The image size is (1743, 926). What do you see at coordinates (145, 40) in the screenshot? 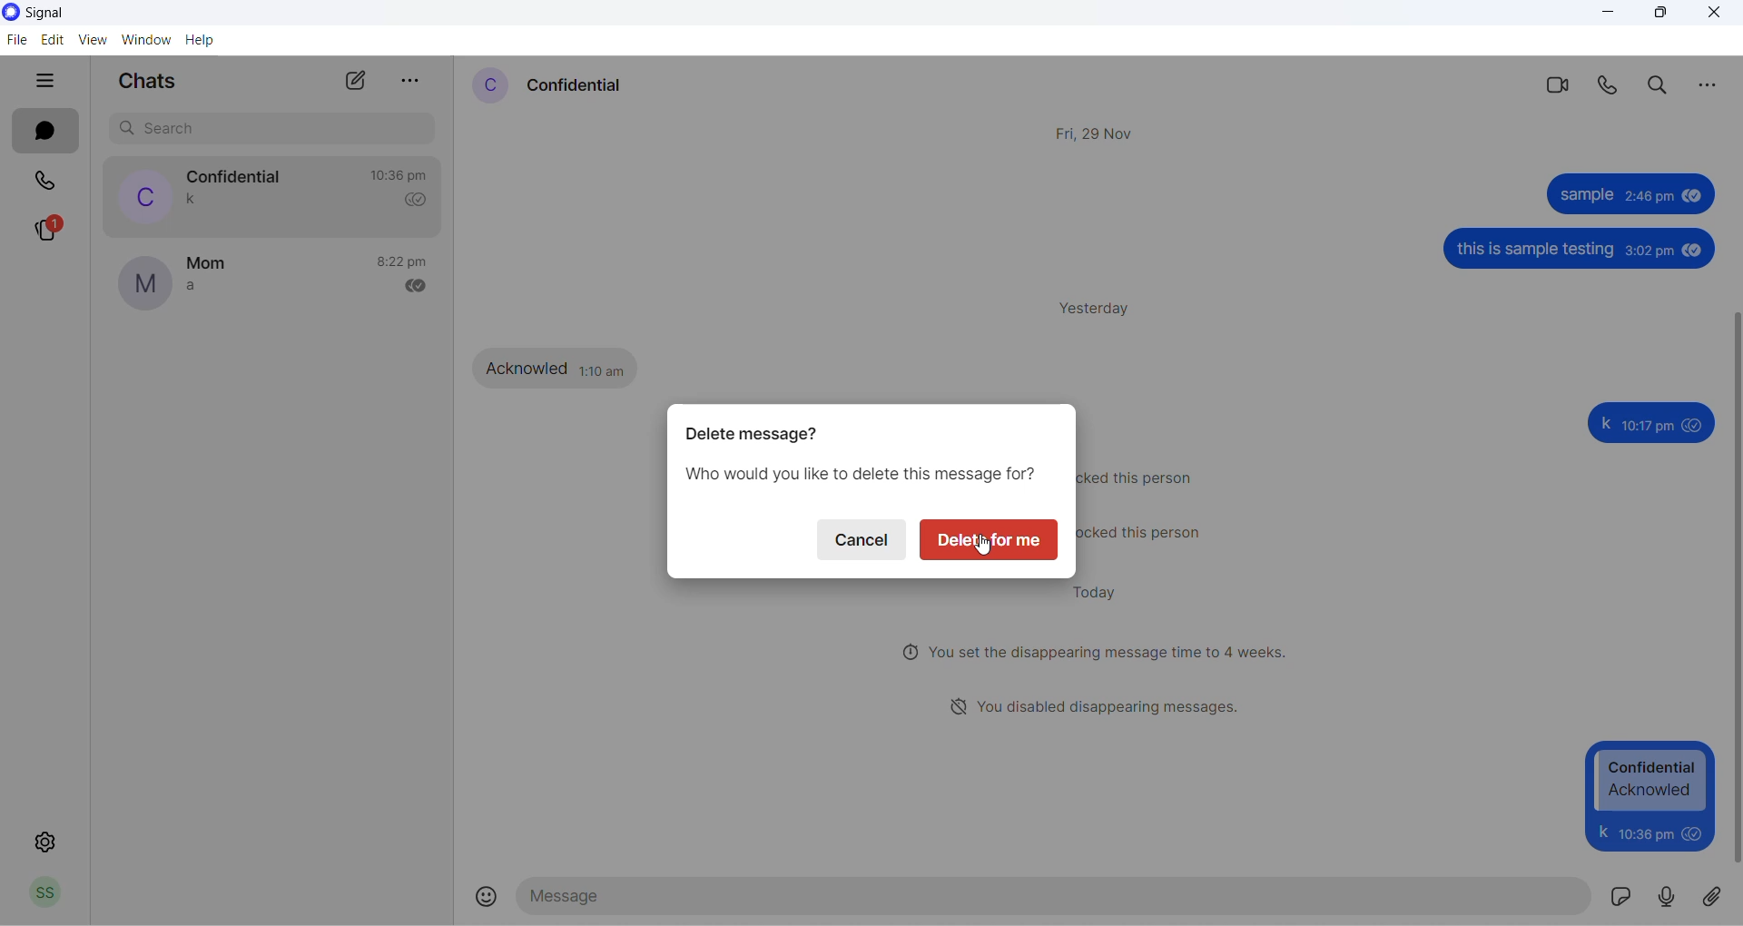
I see `Window` at bounding box center [145, 40].